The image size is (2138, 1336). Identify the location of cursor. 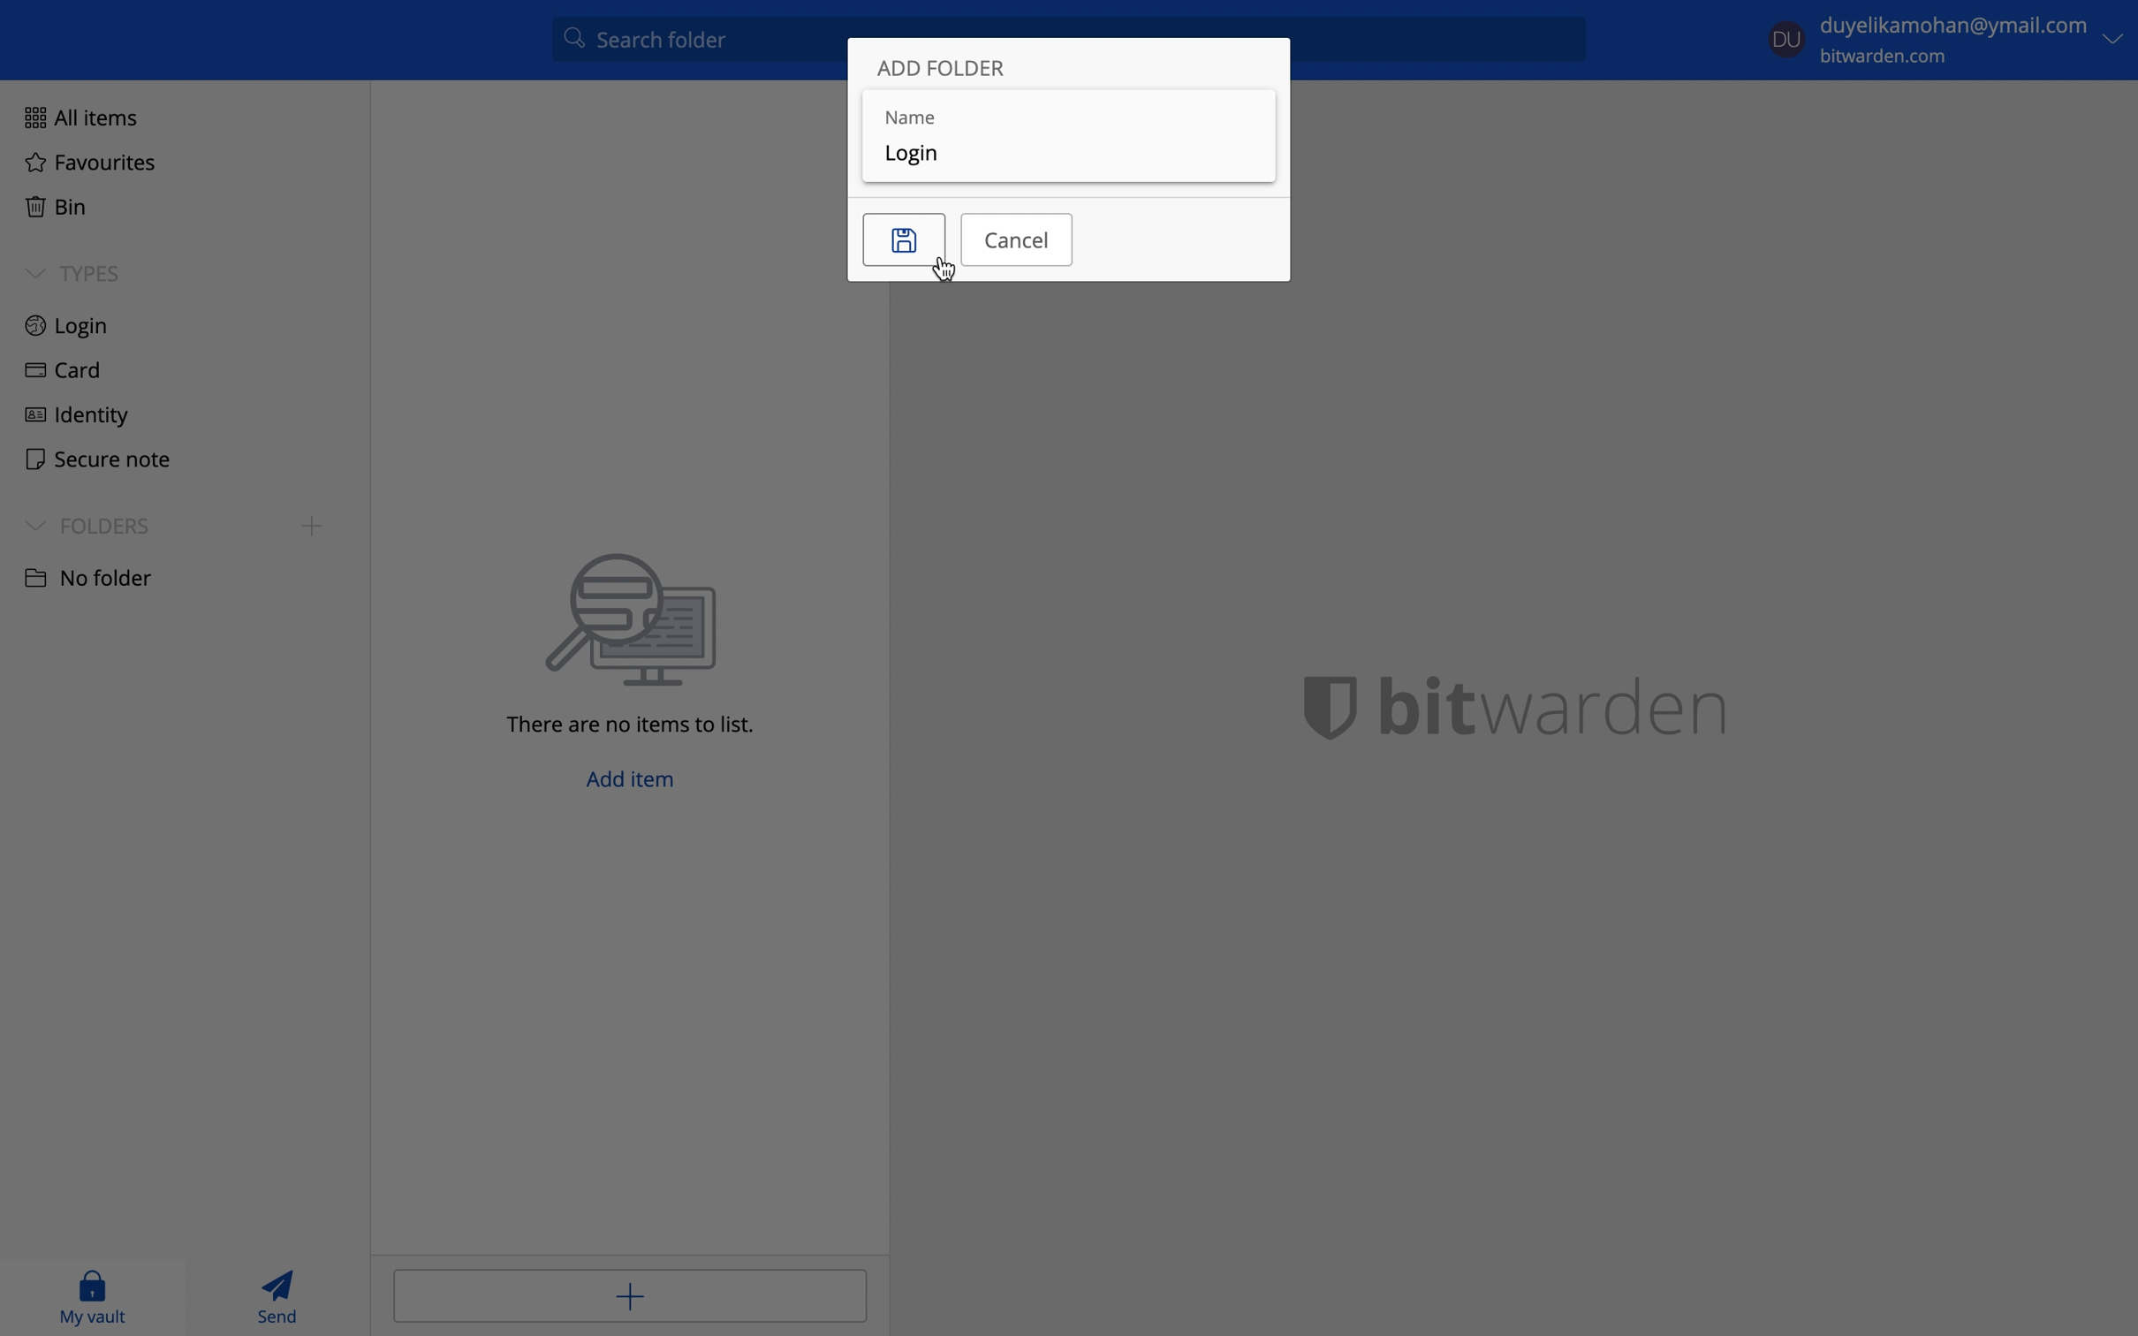
(948, 271).